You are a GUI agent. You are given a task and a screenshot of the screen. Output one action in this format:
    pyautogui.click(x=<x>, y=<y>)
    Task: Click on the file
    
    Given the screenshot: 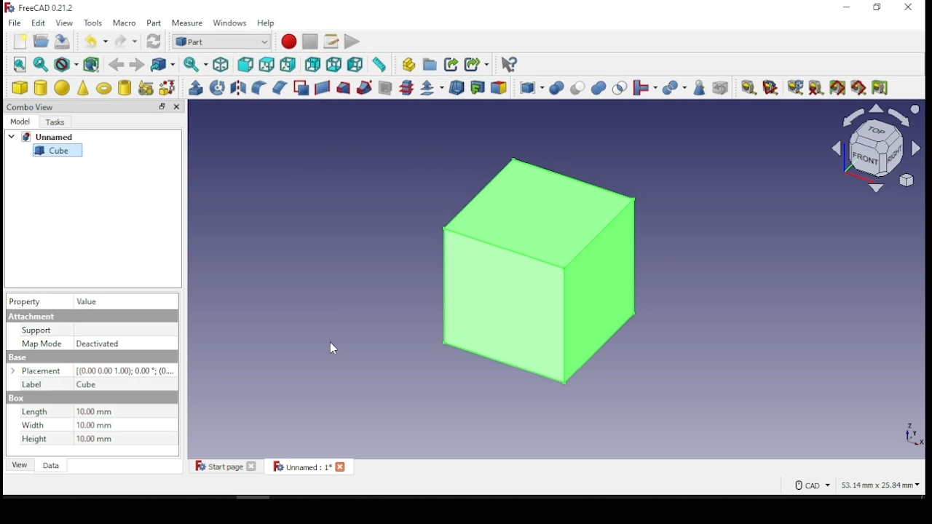 What is the action you would take?
    pyautogui.click(x=15, y=23)
    